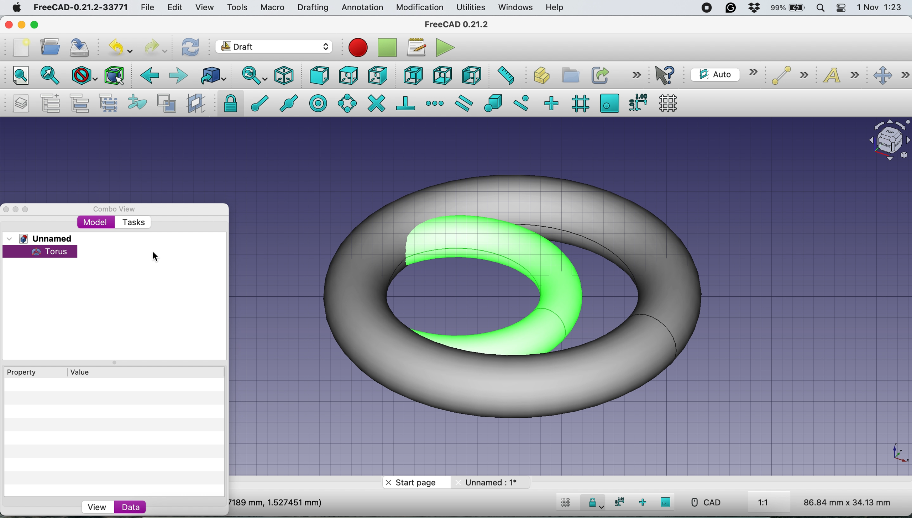 This screenshot has height=518, width=912. I want to click on front, so click(319, 76).